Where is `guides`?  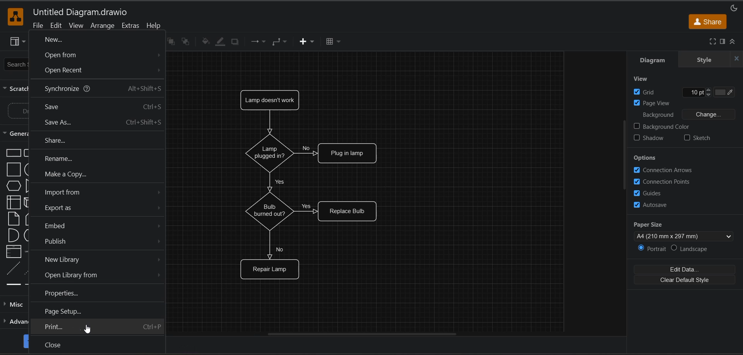
guides is located at coordinates (652, 193).